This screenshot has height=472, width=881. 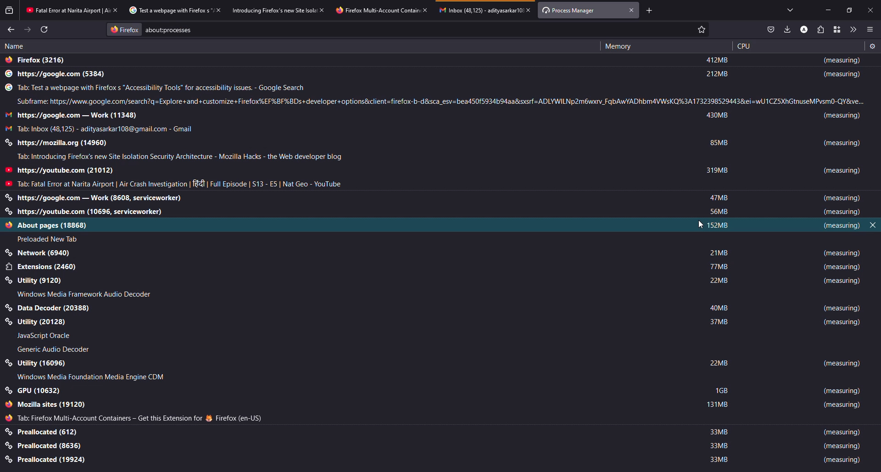 What do you see at coordinates (42, 267) in the screenshot?
I see `Extensions 2460` at bounding box center [42, 267].